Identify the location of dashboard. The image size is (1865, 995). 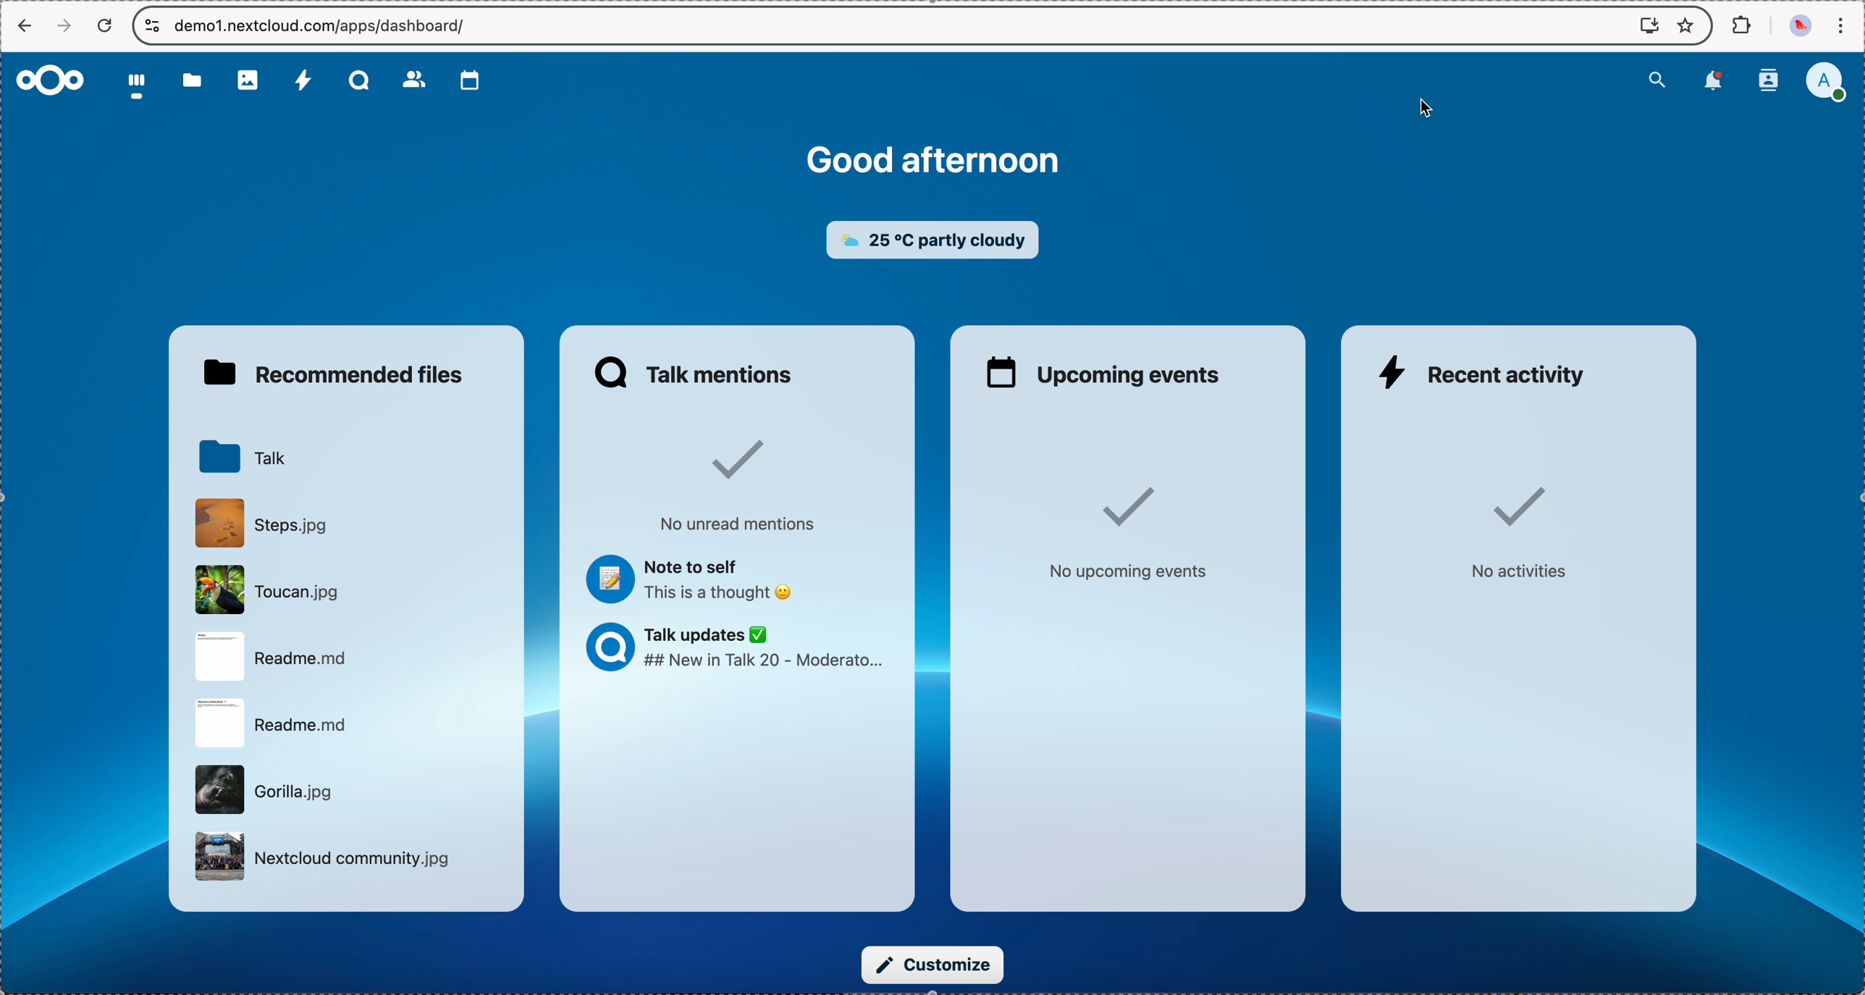
(134, 85).